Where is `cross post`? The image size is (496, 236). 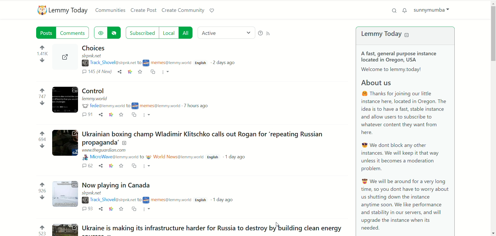 cross post is located at coordinates (134, 166).